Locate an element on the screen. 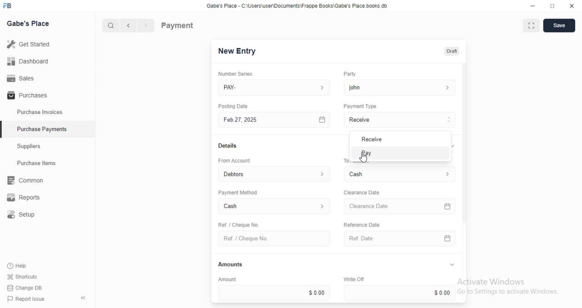 Image resolution: width=582 pixels, height=308 pixels. Feb 27, 2025 is located at coordinates (276, 120).